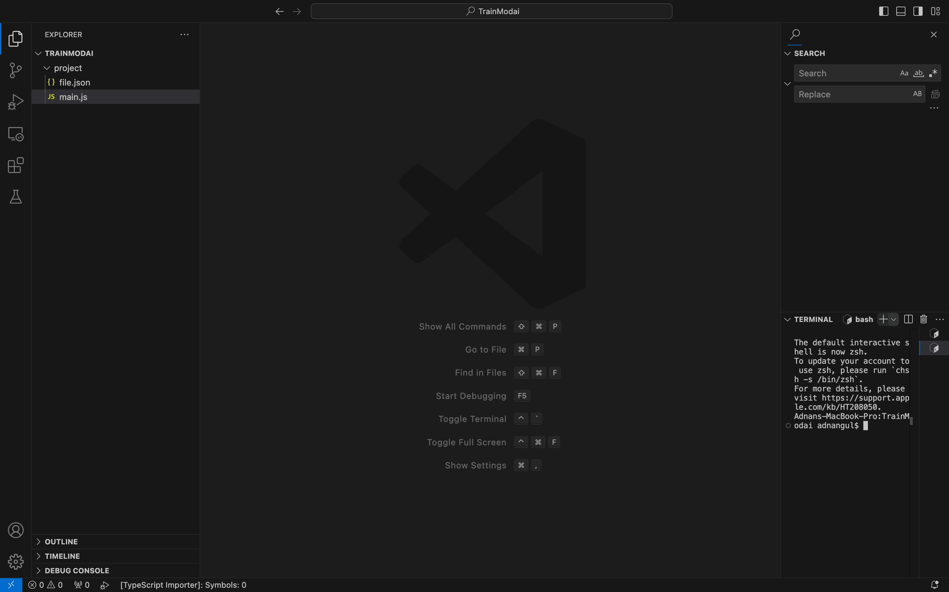 The height and width of the screenshot is (592, 949). Describe the element at coordinates (811, 319) in the screenshot. I see `terminals` at that location.